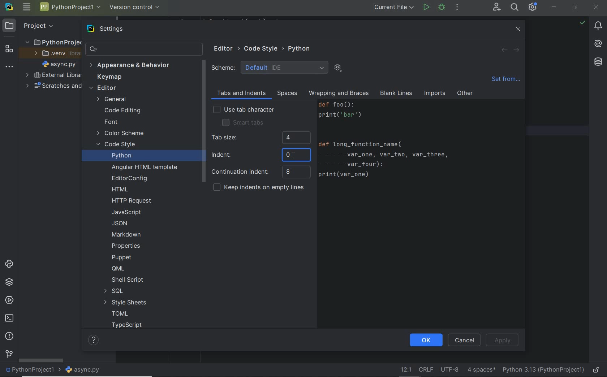 The width and height of the screenshot is (607, 377). Describe the element at coordinates (117, 145) in the screenshot. I see `code style` at that location.